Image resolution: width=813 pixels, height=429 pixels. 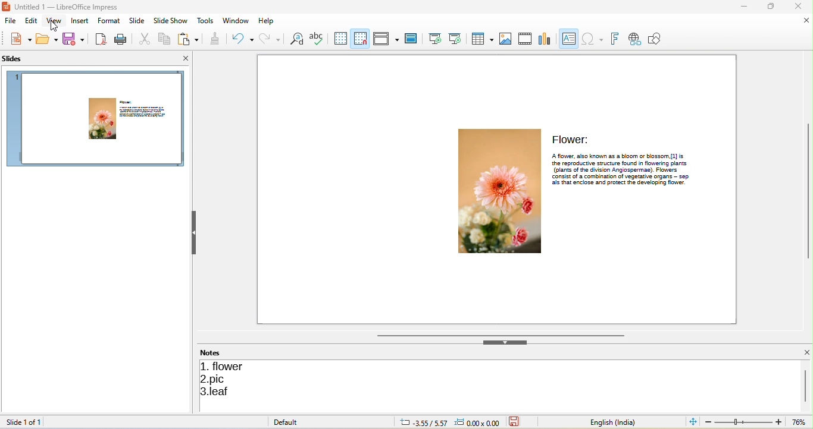 What do you see at coordinates (801, 7) in the screenshot?
I see `close` at bounding box center [801, 7].